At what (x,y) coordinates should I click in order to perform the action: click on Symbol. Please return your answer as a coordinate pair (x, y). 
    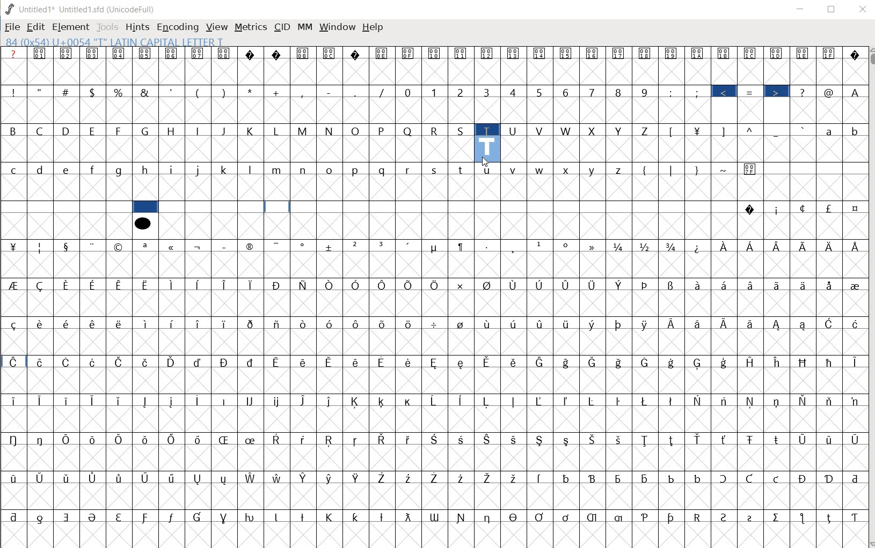
    Looking at the image, I should click on (40, 247).